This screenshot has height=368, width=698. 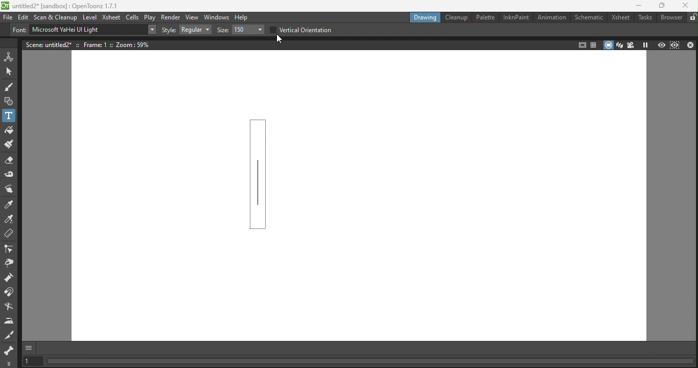 I want to click on Tape tool, so click(x=9, y=174).